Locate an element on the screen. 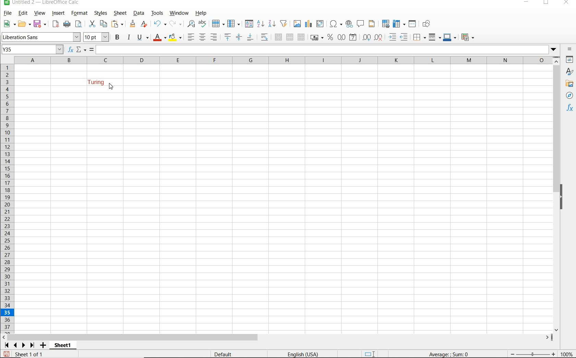 This screenshot has width=576, height=358. INSERT SPECIAL CHARACTERS is located at coordinates (335, 24).